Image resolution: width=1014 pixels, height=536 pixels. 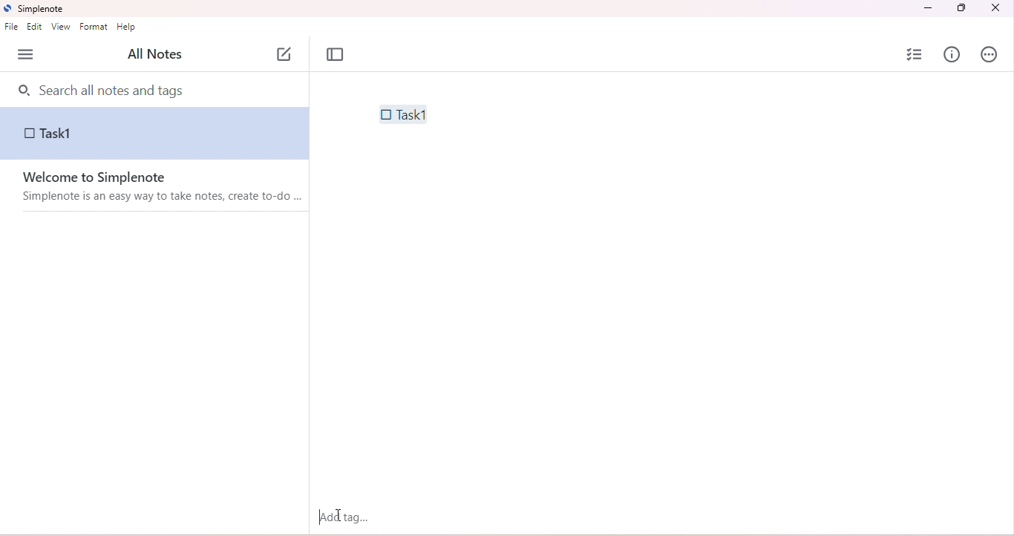 I want to click on all notes, so click(x=154, y=55).